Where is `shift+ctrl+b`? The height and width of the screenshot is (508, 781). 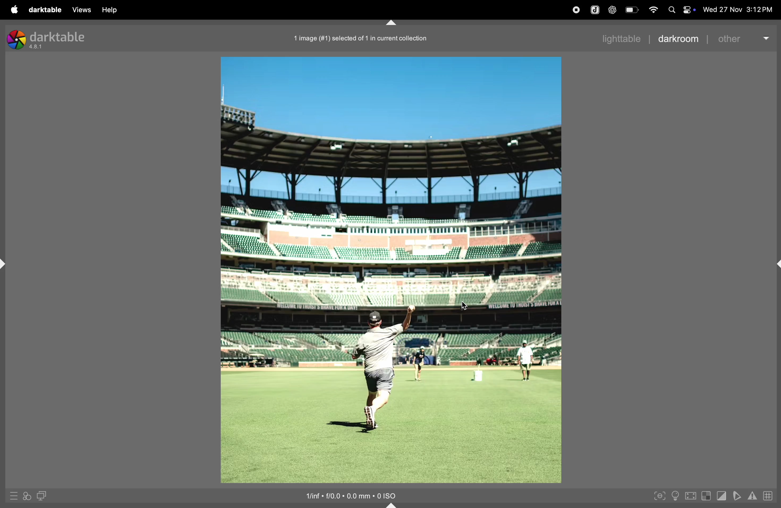
shift+ctrl+b is located at coordinates (394, 504).